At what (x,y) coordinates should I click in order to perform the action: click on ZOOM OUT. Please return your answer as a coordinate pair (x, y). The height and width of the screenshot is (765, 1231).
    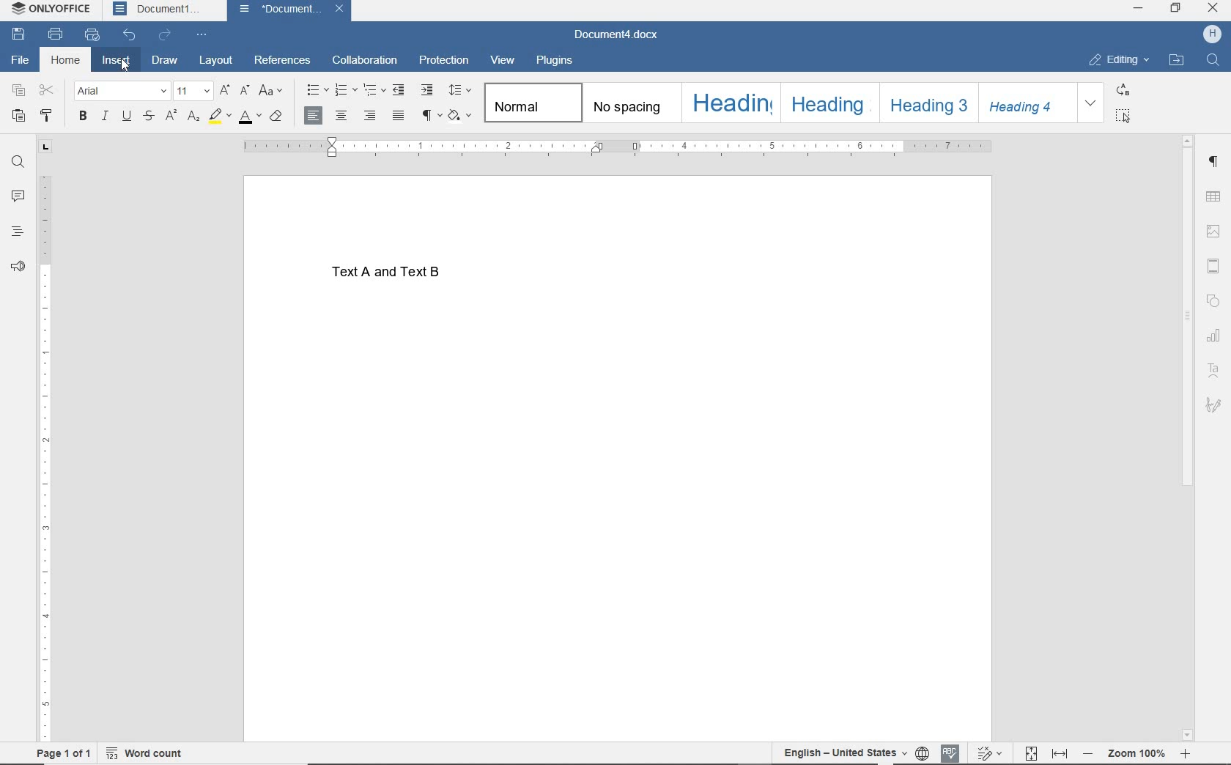
    Looking at the image, I should click on (1136, 753).